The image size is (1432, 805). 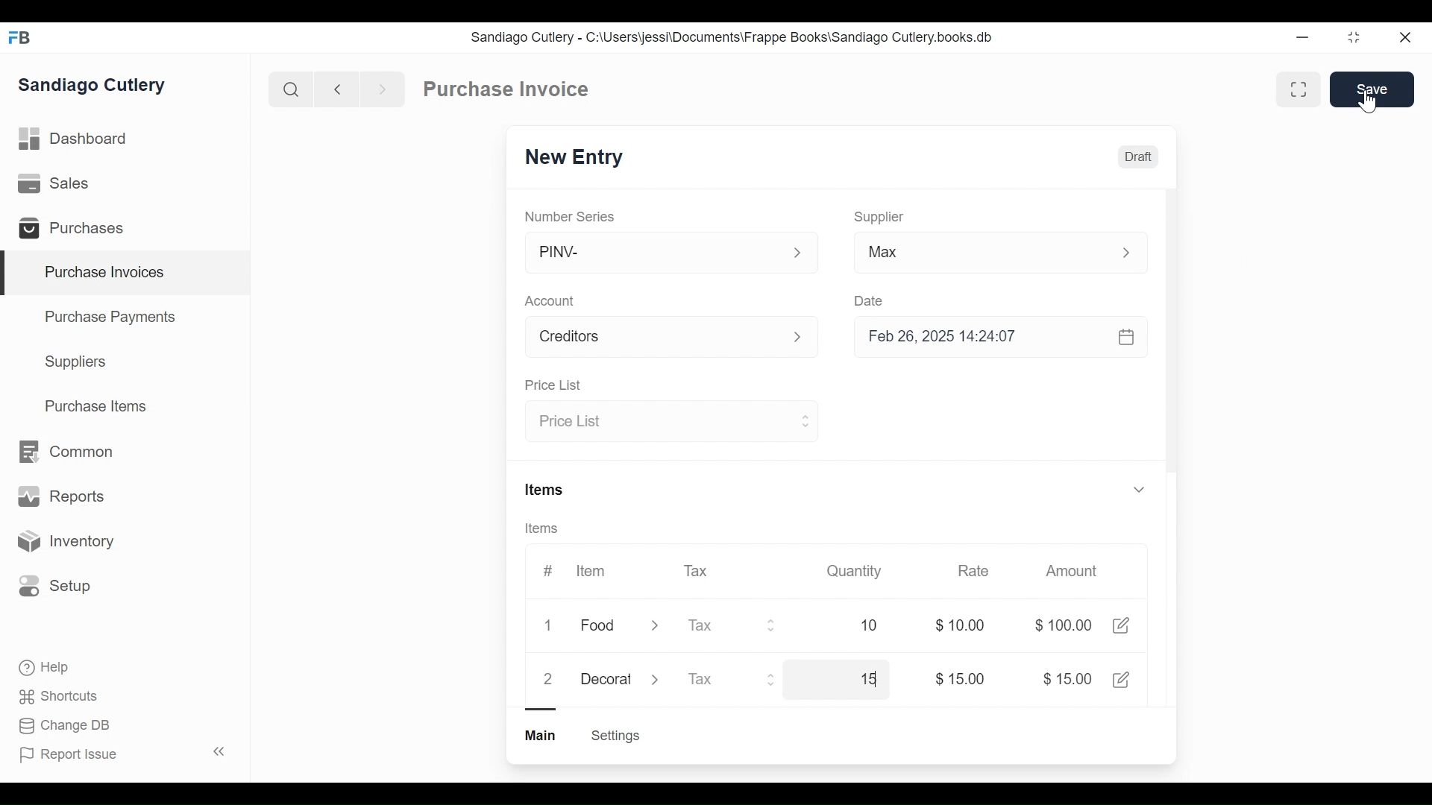 What do you see at coordinates (552, 386) in the screenshot?
I see `Price List` at bounding box center [552, 386].